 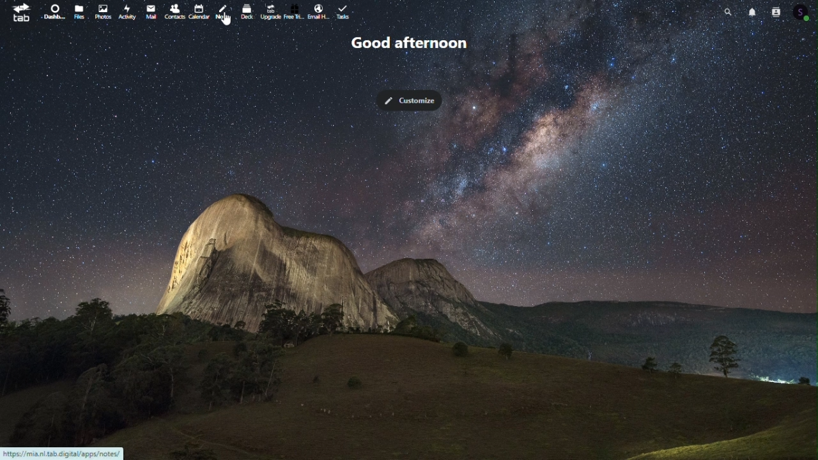 I want to click on URL, so click(x=66, y=452).